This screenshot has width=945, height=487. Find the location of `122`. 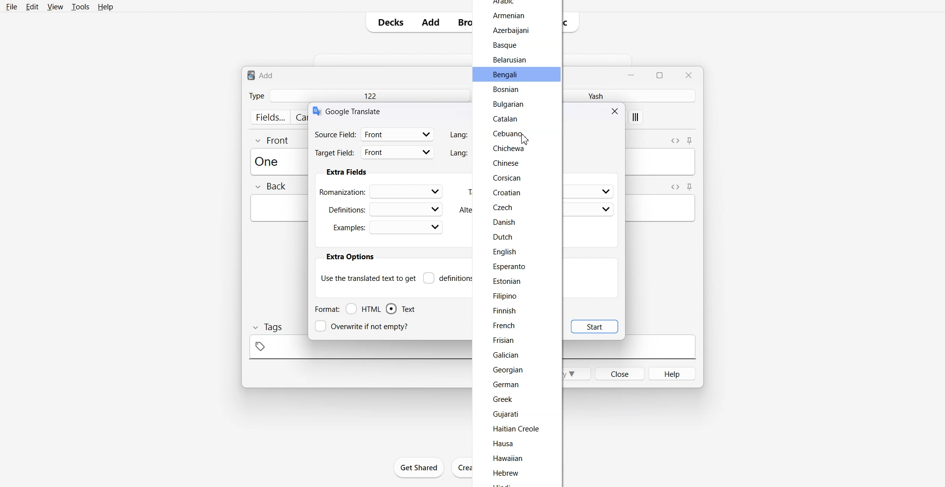

122 is located at coordinates (369, 95).